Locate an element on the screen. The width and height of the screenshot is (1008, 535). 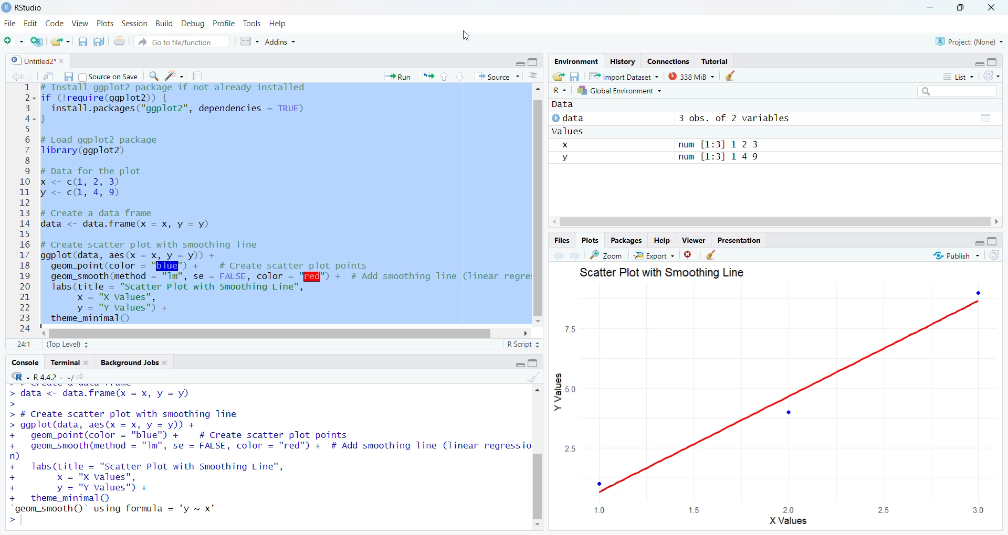
hide console is located at coordinates (993, 62).